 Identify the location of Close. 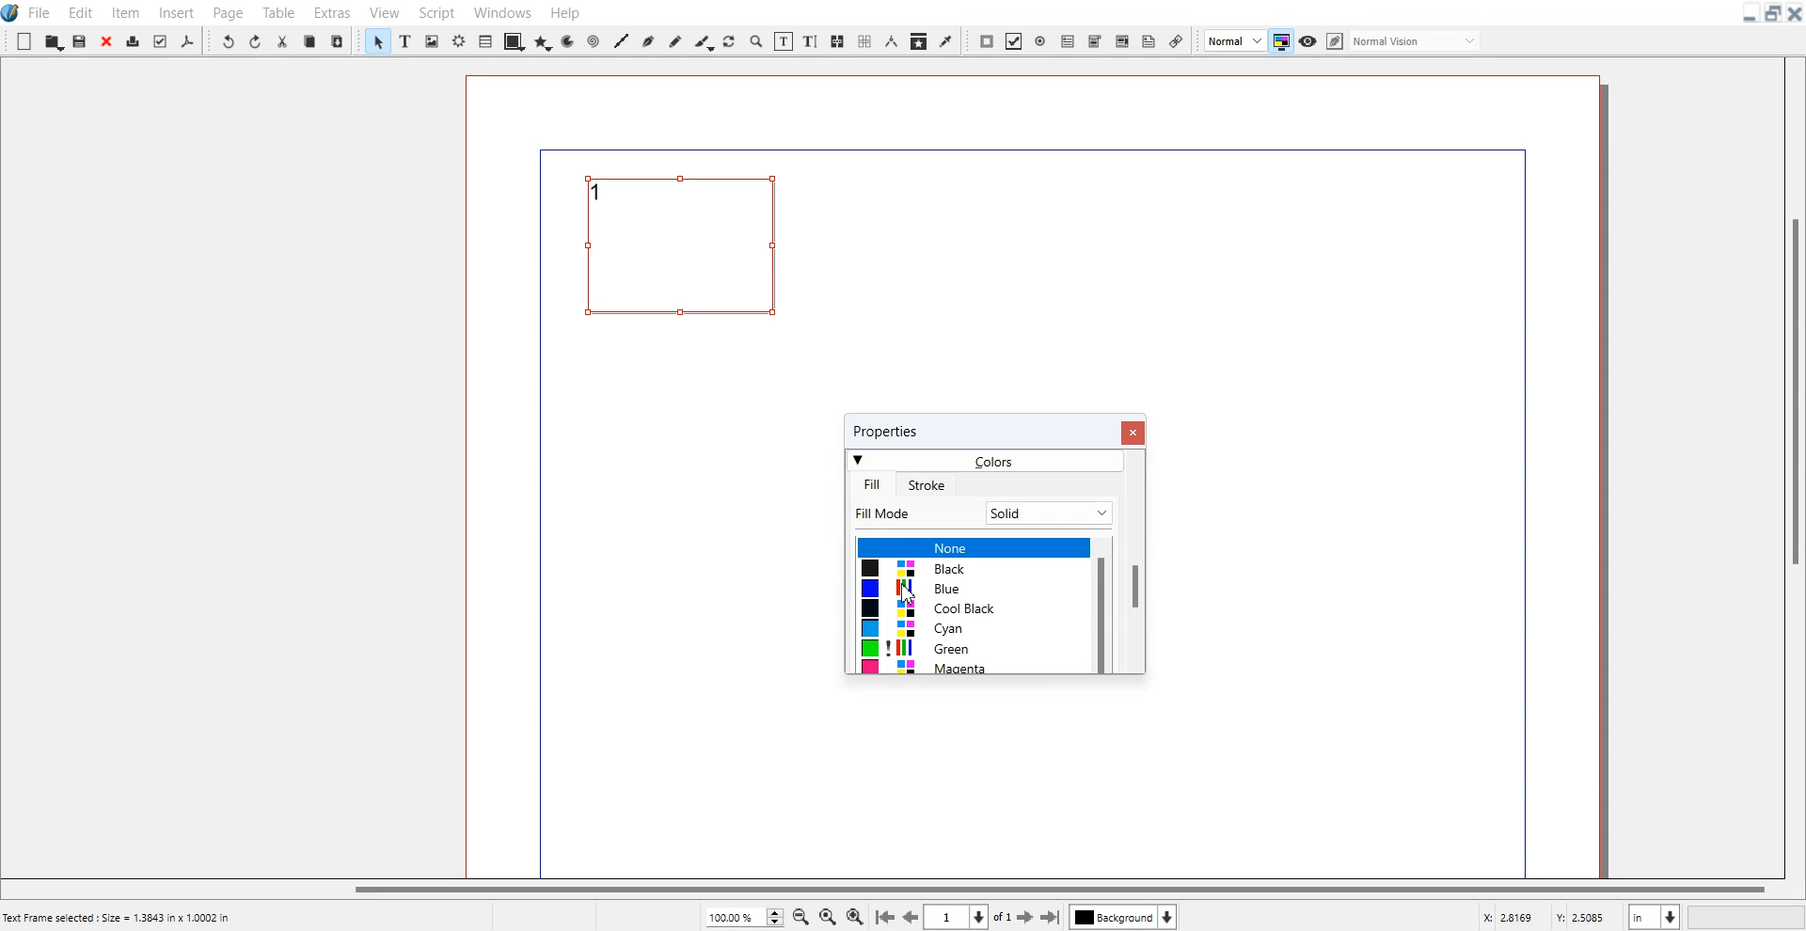
(1132, 433).